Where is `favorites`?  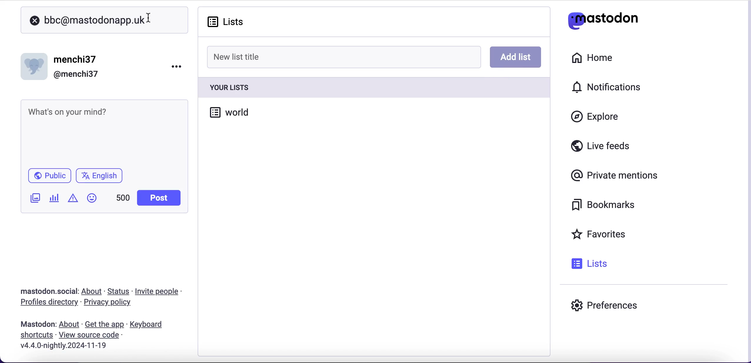
favorites is located at coordinates (600, 235).